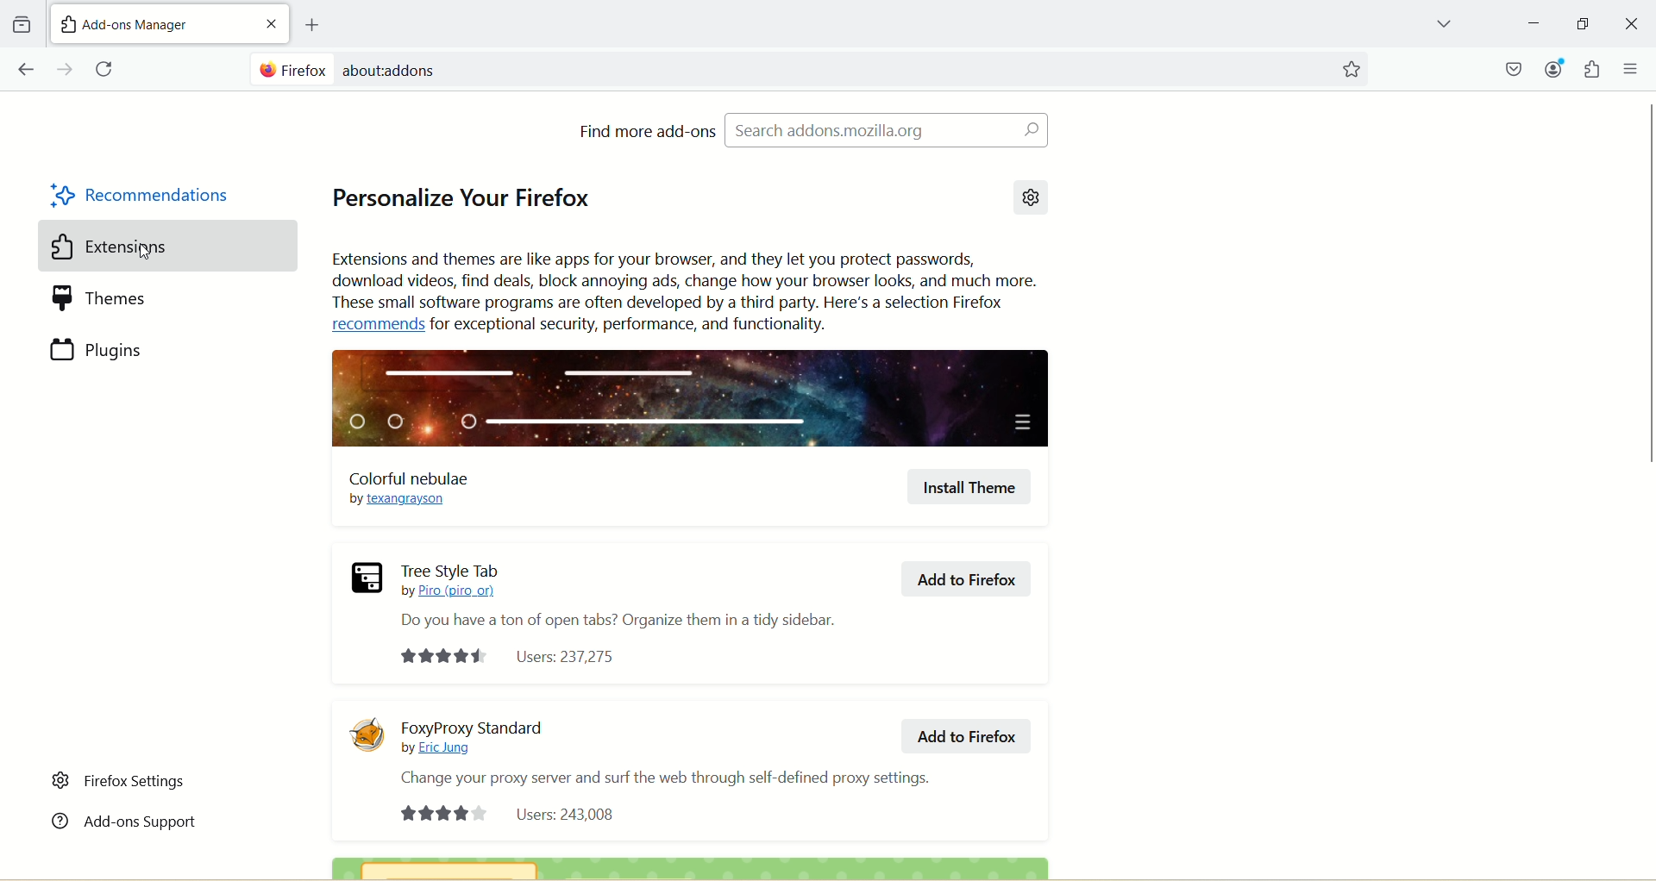 The width and height of the screenshot is (1656, 881). What do you see at coordinates (121, 781) in the screenshot?
I see `Firefox settings` at bounding box center [121, 781].